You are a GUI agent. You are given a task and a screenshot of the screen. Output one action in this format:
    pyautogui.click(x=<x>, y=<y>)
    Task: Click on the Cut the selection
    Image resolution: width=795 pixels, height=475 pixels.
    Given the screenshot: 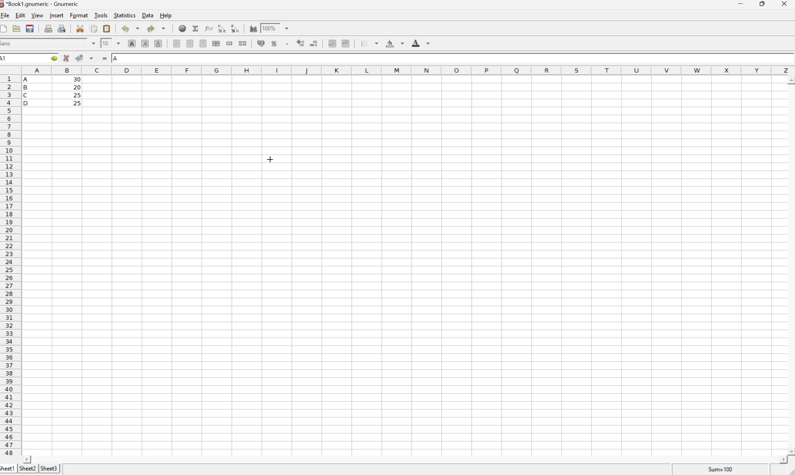 What is the action you would take?
    pyautogui.click(x=82, y=28)
    